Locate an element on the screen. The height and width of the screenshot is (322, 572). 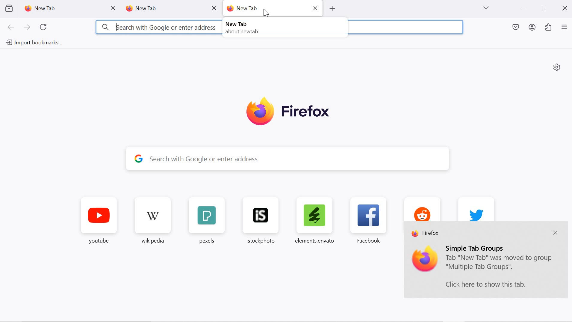
minimize is located at coordinates (524, 9).